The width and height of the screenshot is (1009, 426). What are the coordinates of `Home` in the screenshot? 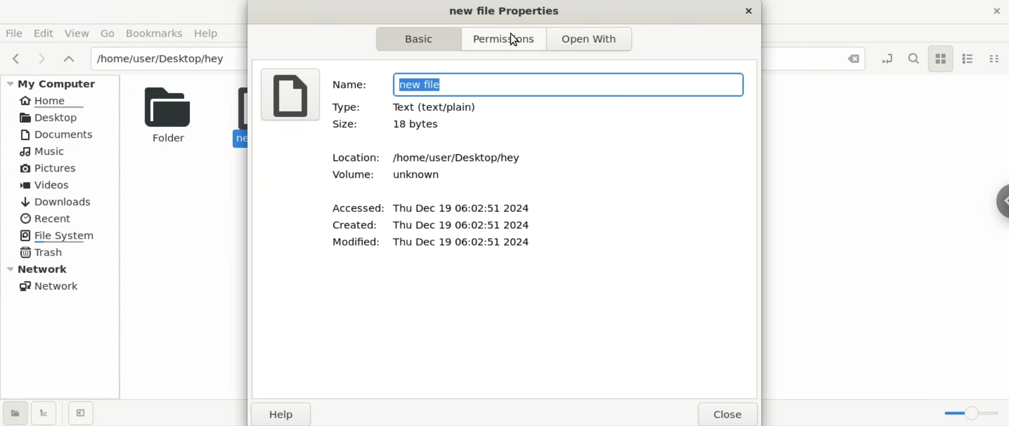 It's located at (54, 101).